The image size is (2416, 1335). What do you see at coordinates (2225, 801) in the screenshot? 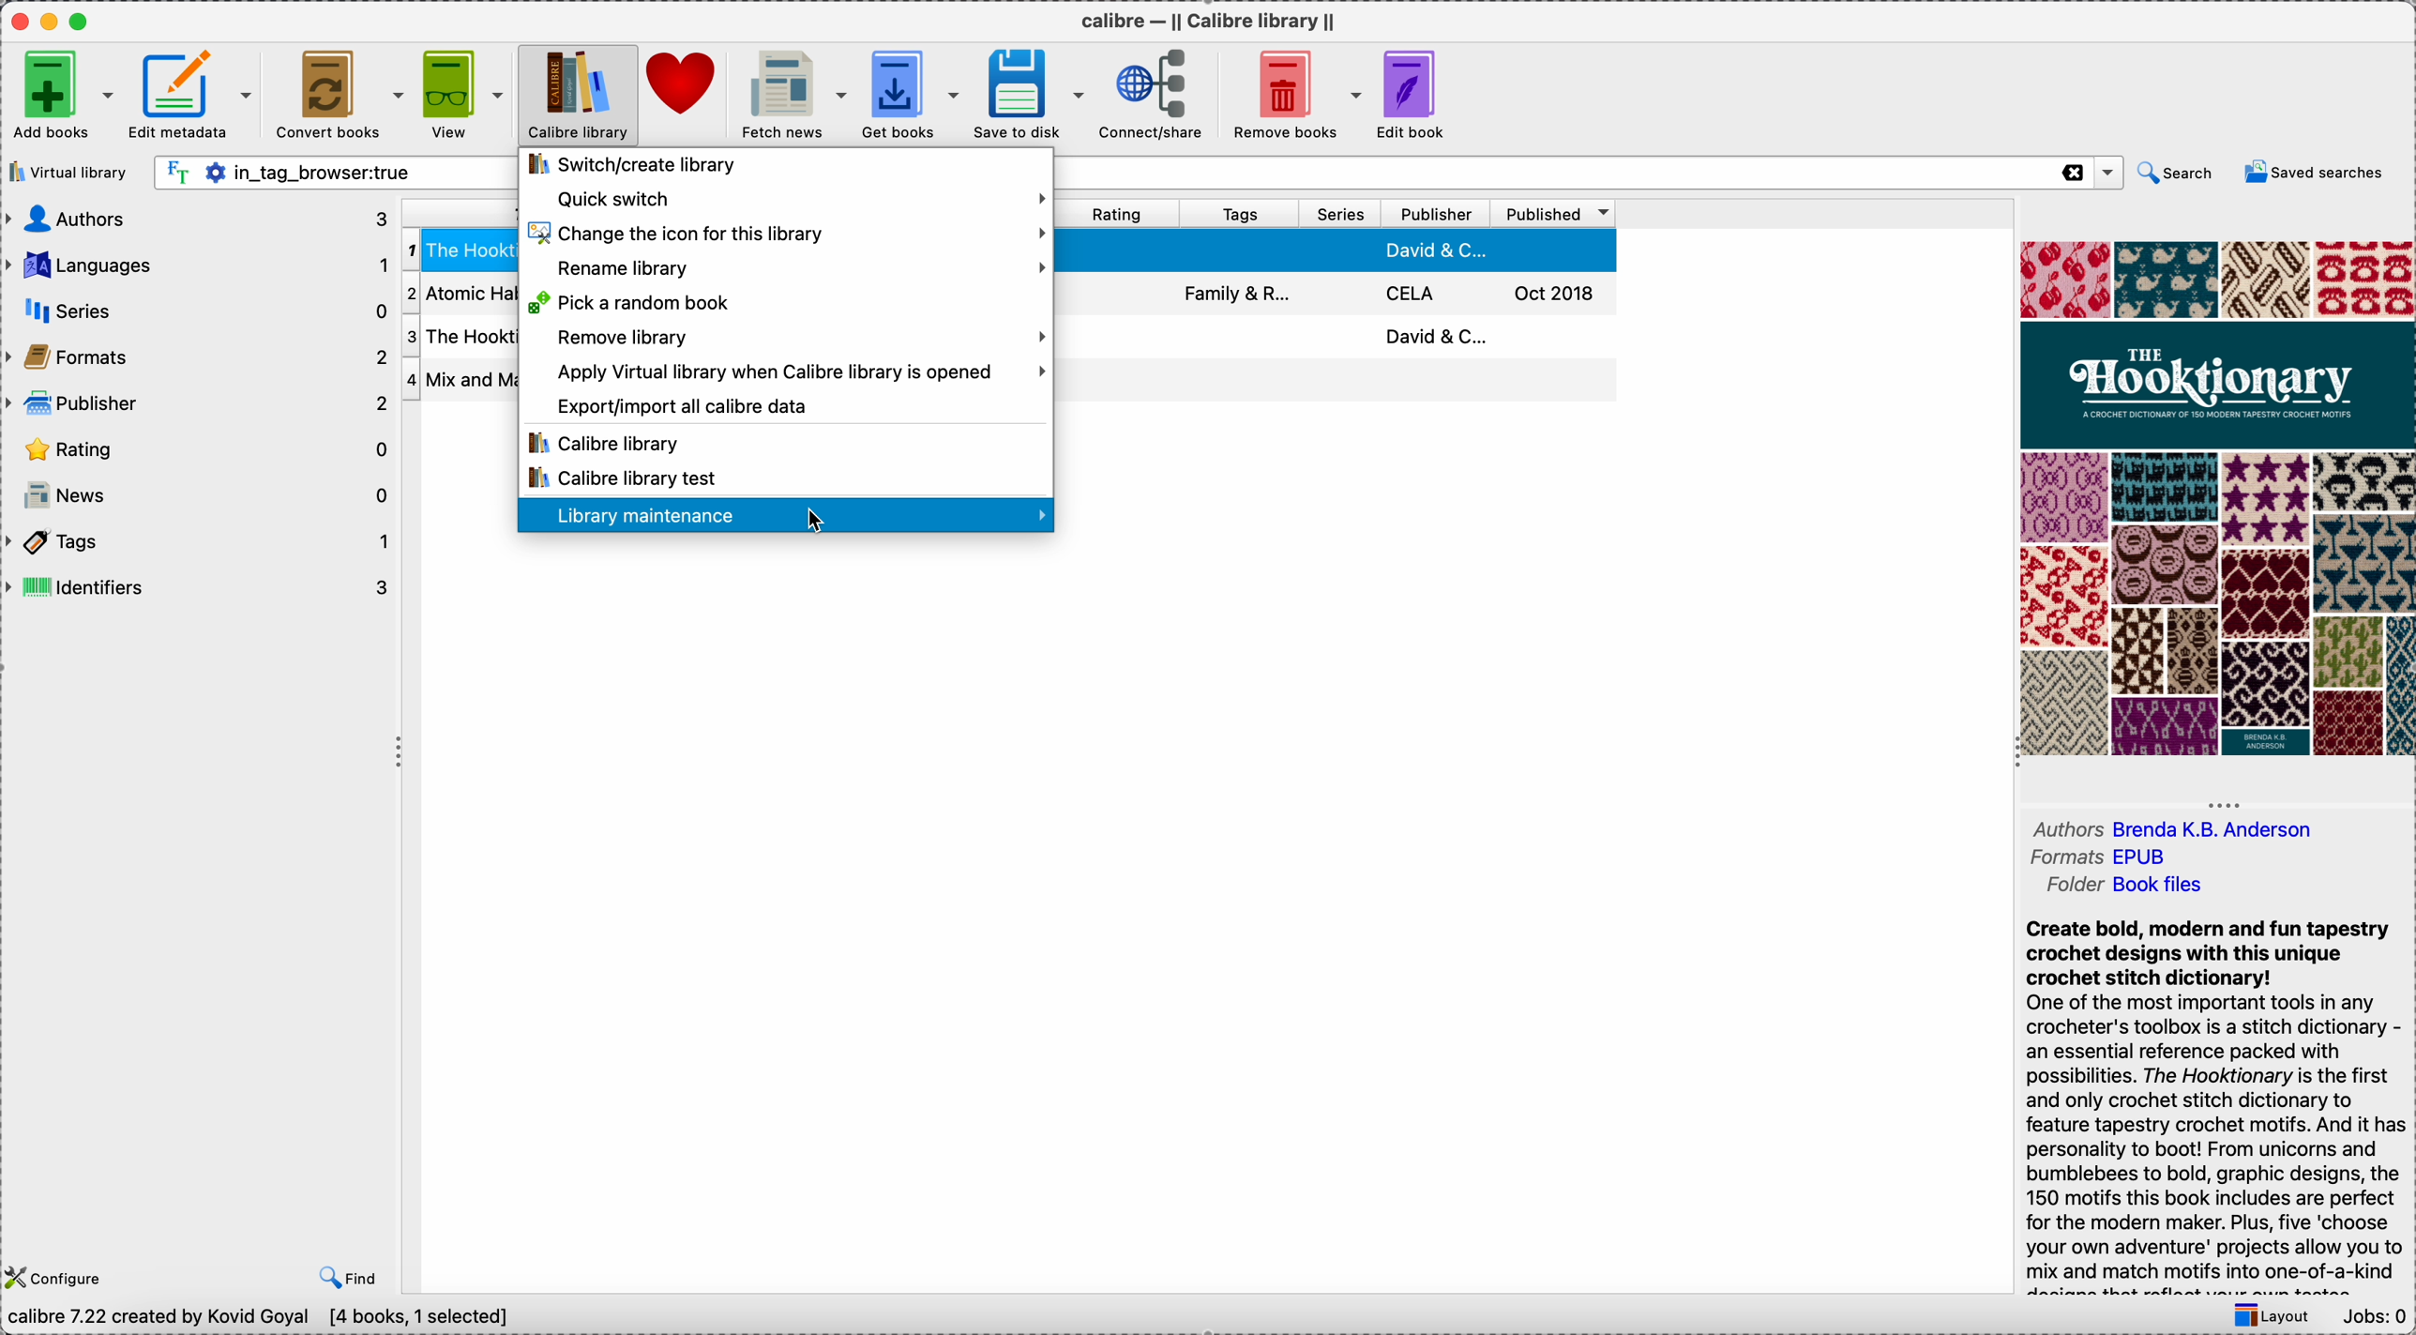
I see `hide` at bounding box center [2225, 801].